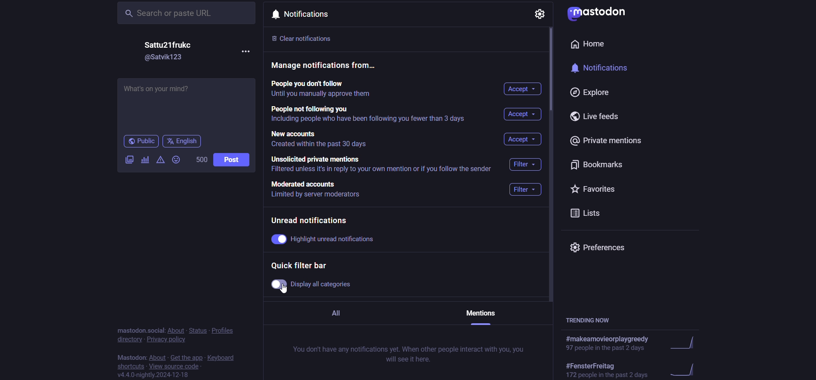  What do you see at coordinates (599, 165) in the screenshot?
I see `Bookmarks` at bounding box center [599, 165].